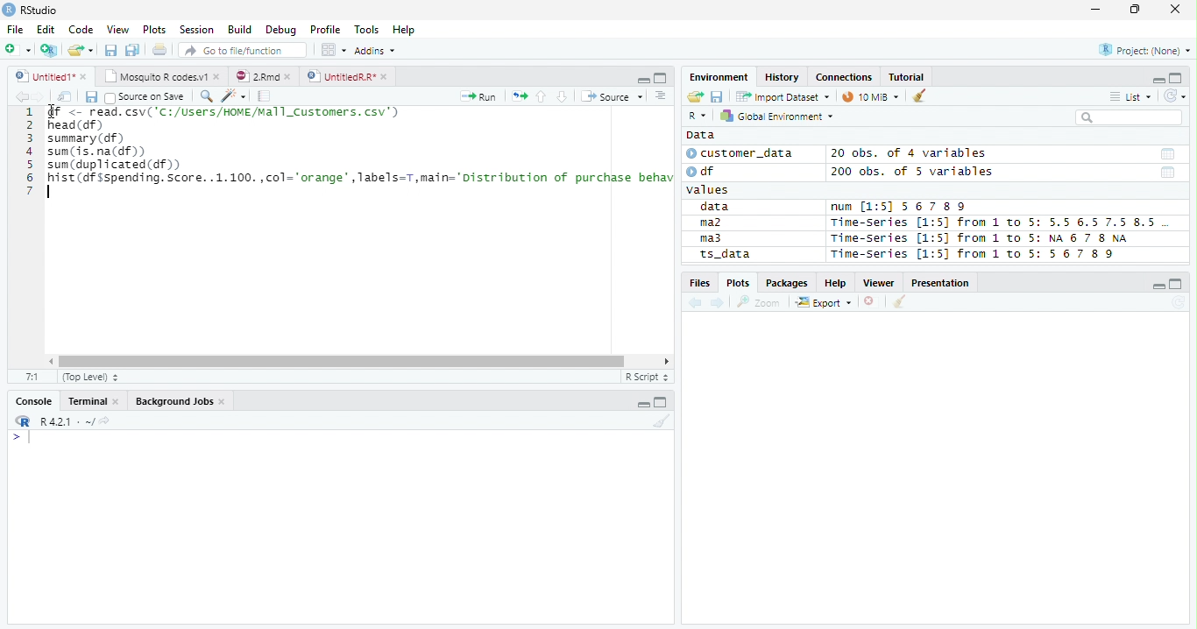 The width and height of the screenshot is (1197, 629). Describe the element at coordinates (370, 28) in the screenshot. I see `Tools` at that location.